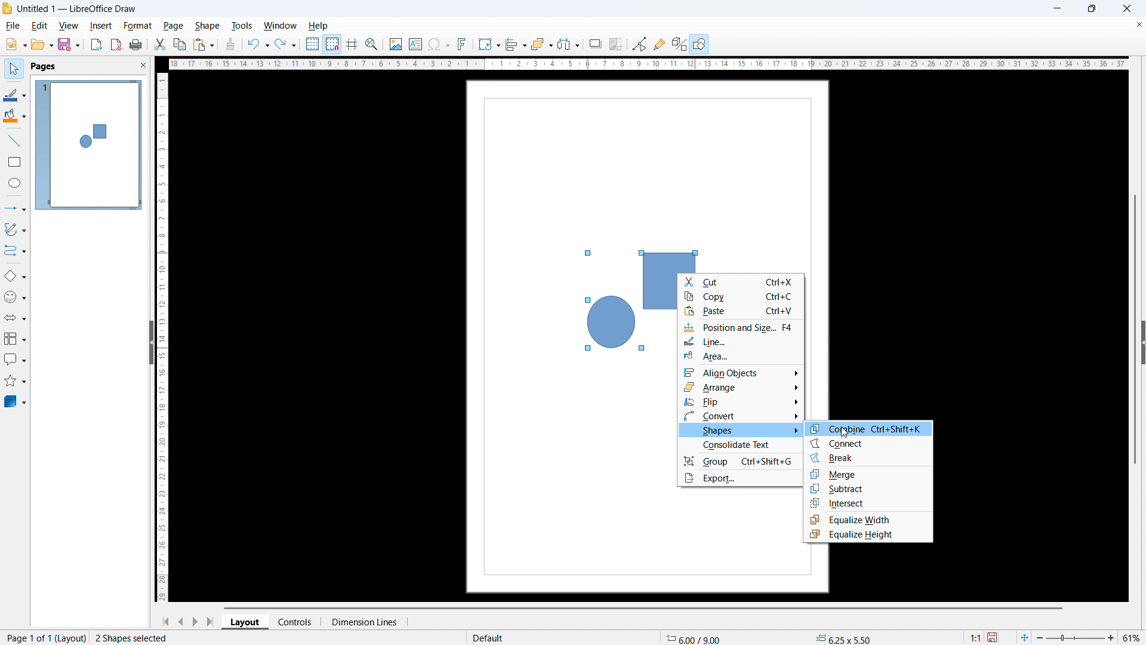 The image size is (1146, 645). Describe the element at coordinates (396, 45) in the screenshot. I see `insert image` at that location.